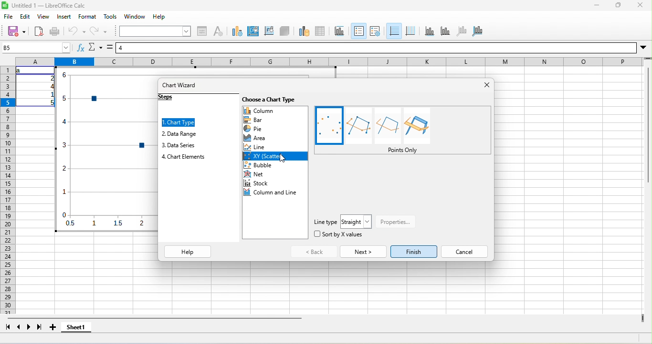 The width and height of the screenshot is (652, 344). Describe the element at coordinates (430, 32) in the screenshot. I see `x axis` at that location.